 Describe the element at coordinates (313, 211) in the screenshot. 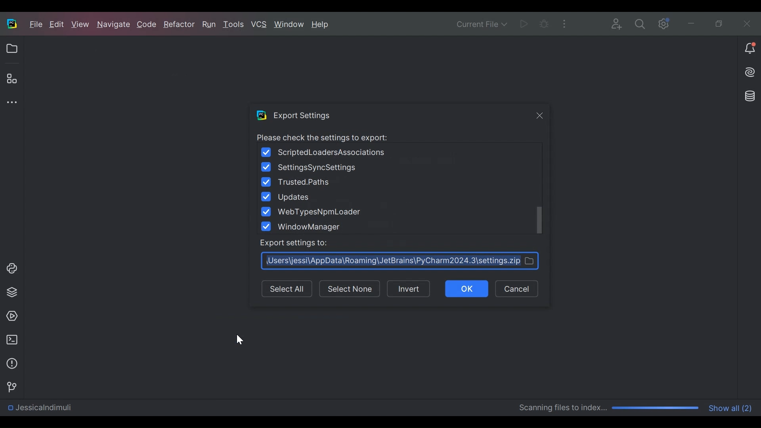

I see `(un)check WebTypesNpmLoader` at that location.